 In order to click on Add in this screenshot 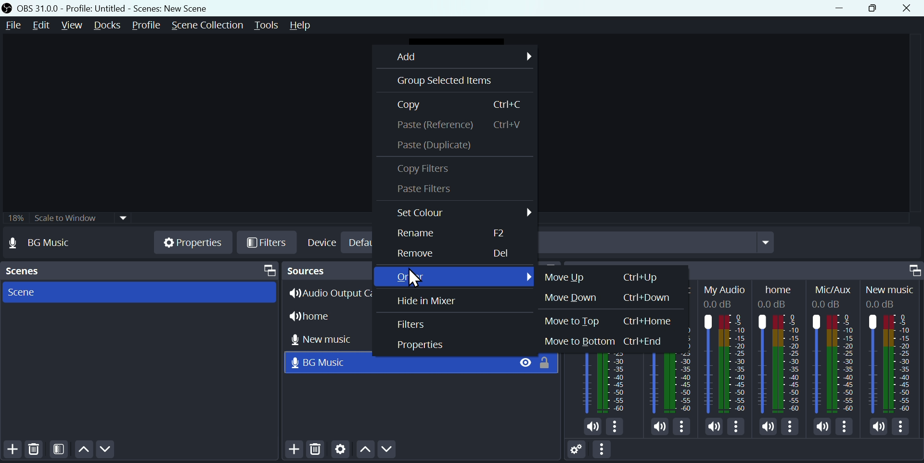, I will do `click(11, 450)`.